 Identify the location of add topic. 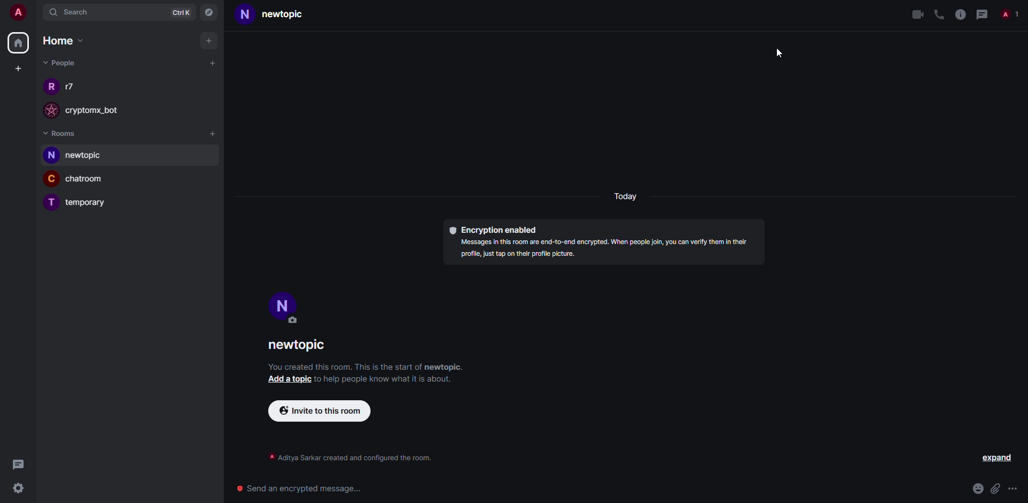
(289, 379).